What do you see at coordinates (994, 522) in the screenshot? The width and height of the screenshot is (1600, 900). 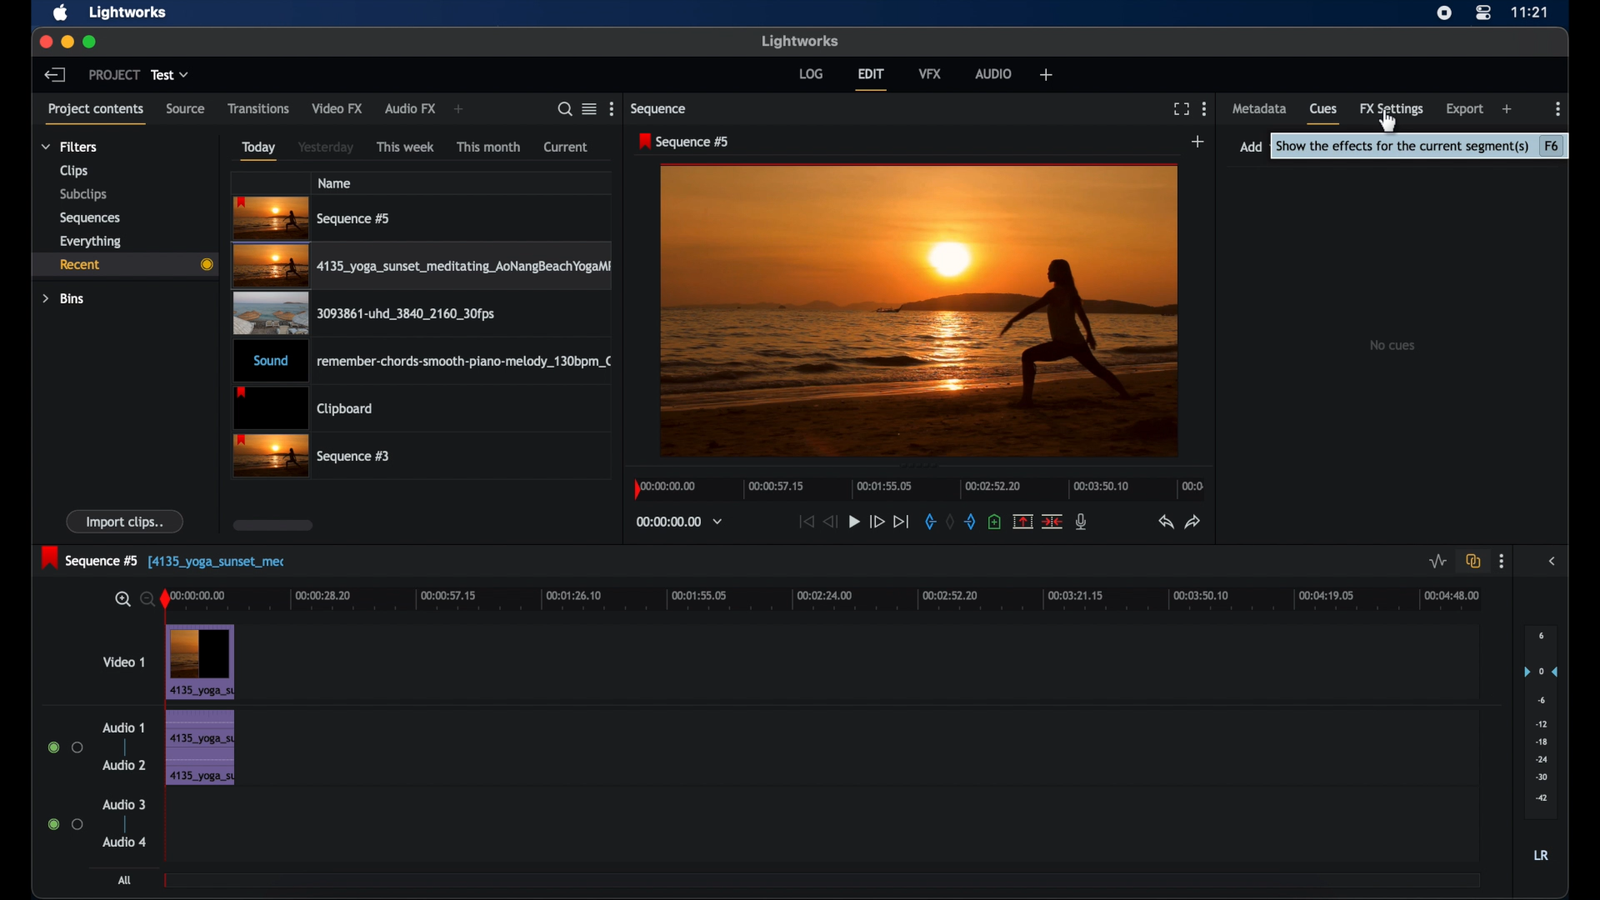 I see `add cue at current position` at bounding box center [994, 522].